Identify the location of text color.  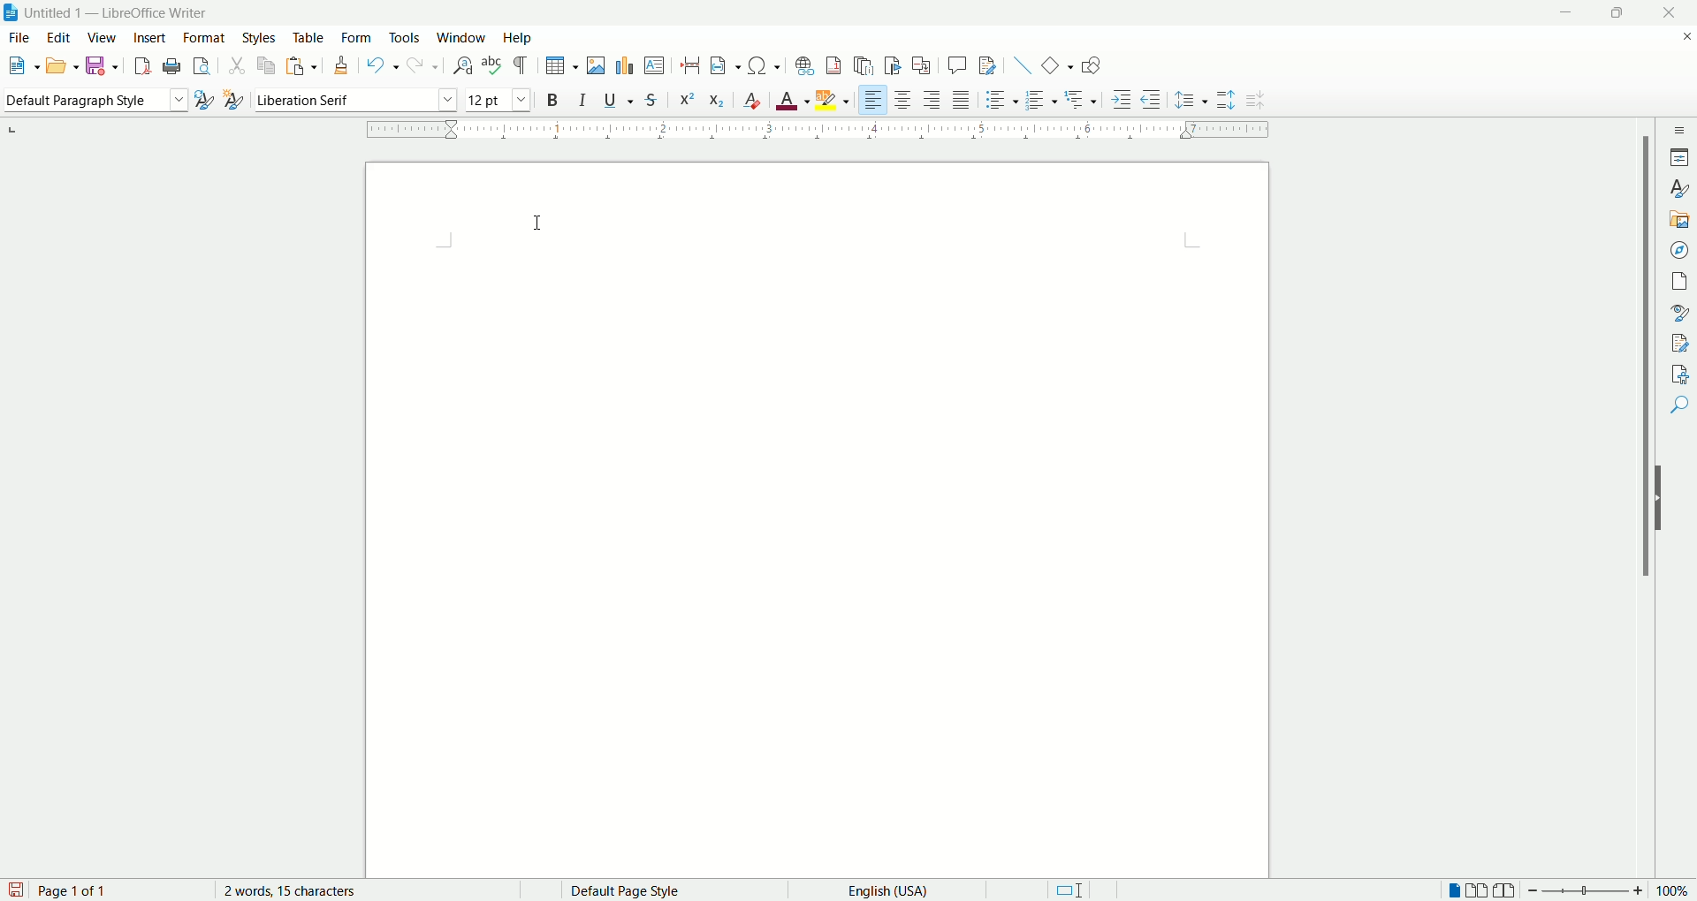
(788, 99).